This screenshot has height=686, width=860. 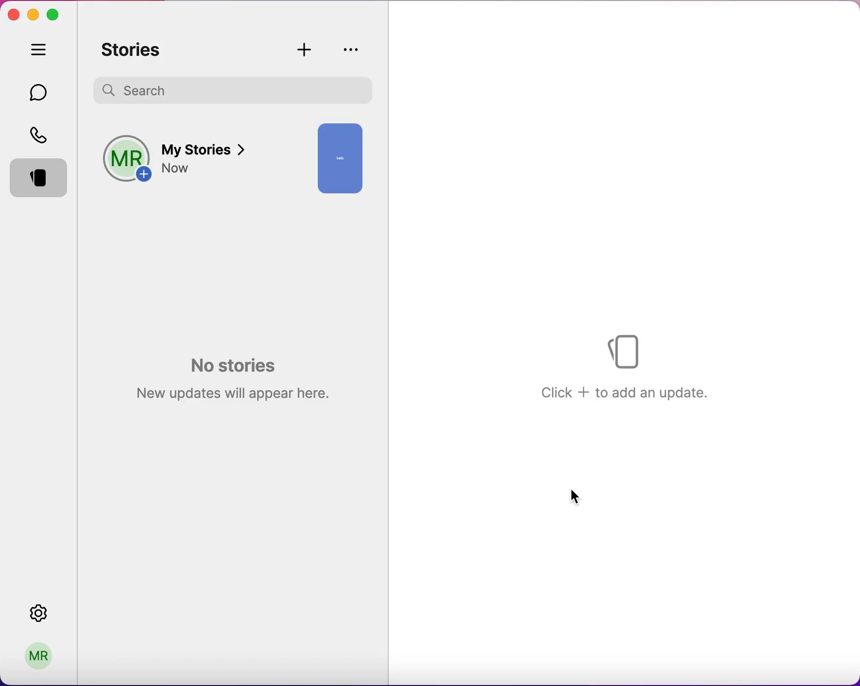 I want to click on my story, so click(x=203, y=145).